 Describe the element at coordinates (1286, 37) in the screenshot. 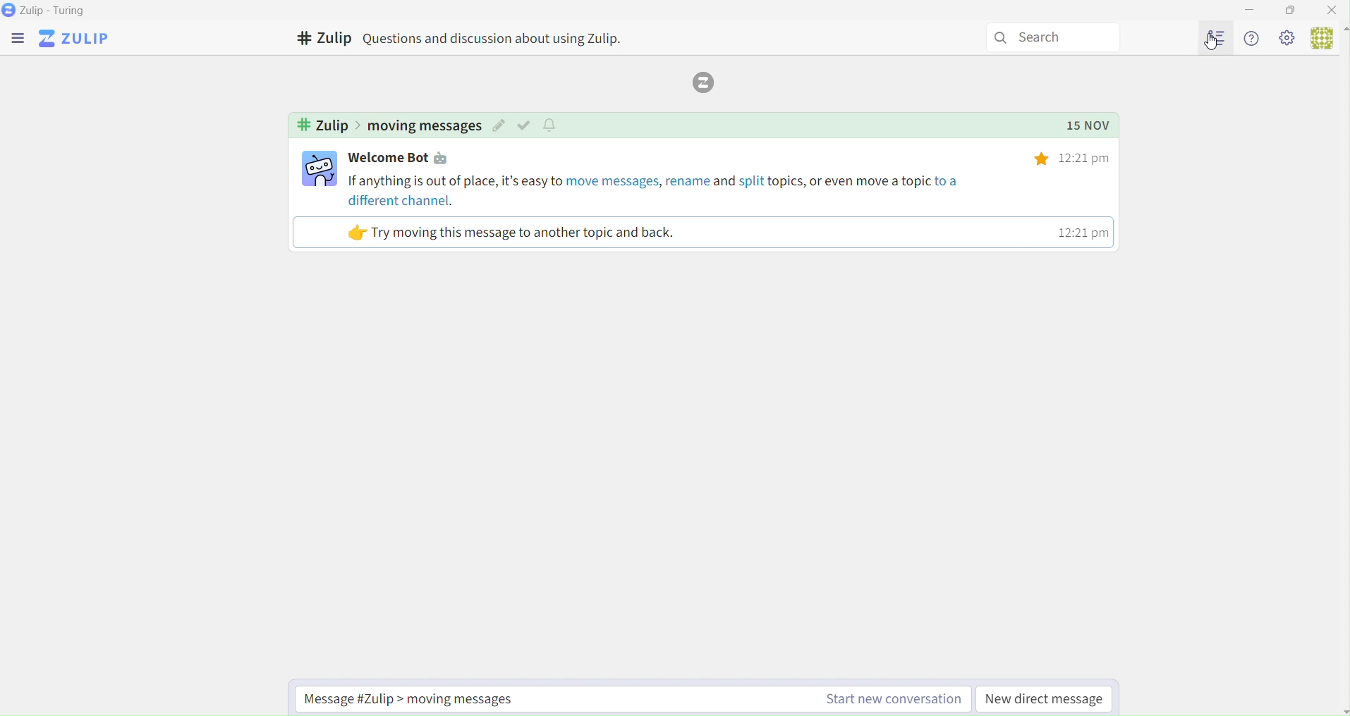

I see `Settings` at that location.